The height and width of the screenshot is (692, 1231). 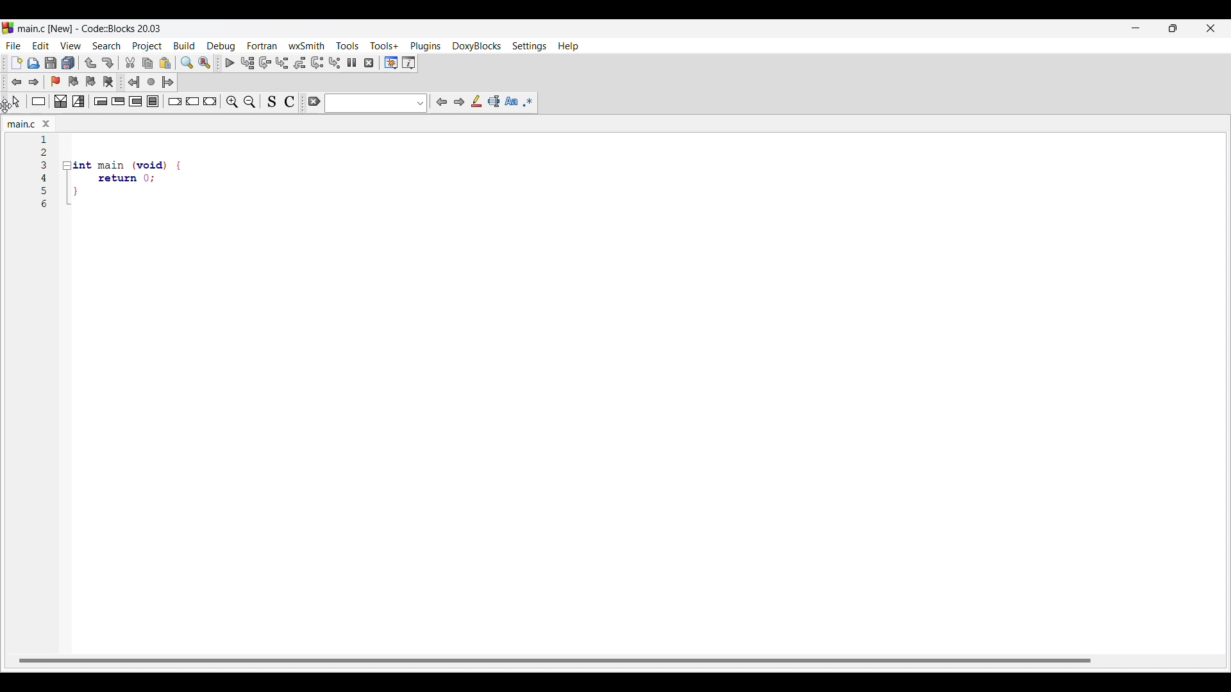 I want to click on Stop debugger, so click(x=369, y=63).